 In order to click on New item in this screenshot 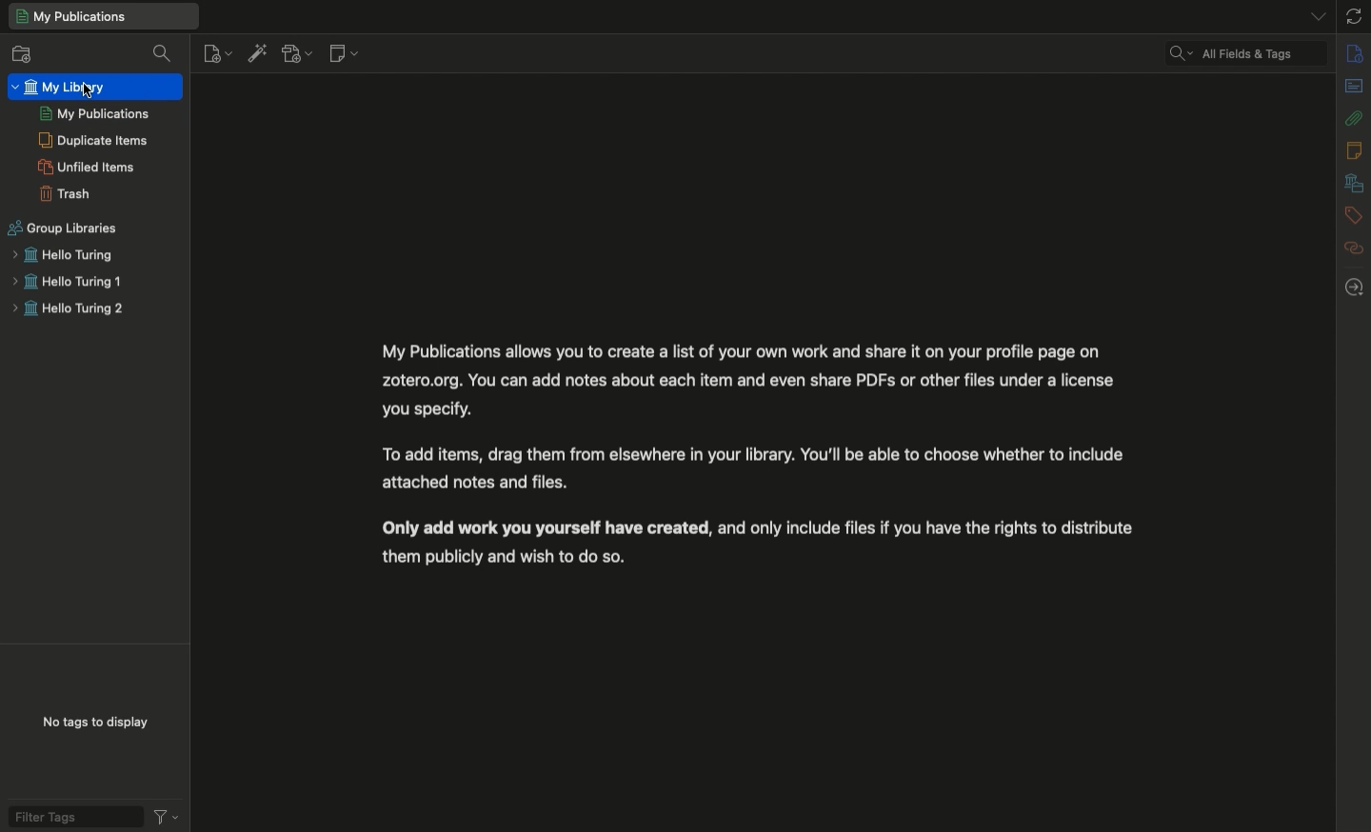, I will do `click(217, 52)`.